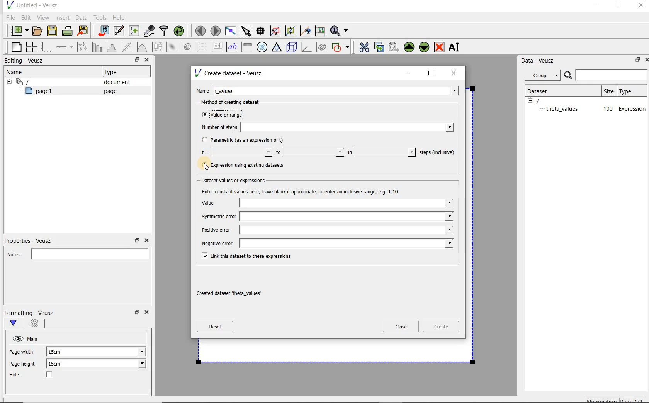 The width and height of the screenshot is (649, 403). What do you see at coordinates (180, 31) in the screenshot?
I see `reload linked datasets` at bounding box center [180, 31].